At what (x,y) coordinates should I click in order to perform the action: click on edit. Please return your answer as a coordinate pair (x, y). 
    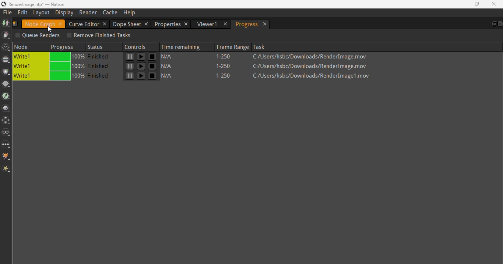
    Looking at the image, I should click on (22, 12).